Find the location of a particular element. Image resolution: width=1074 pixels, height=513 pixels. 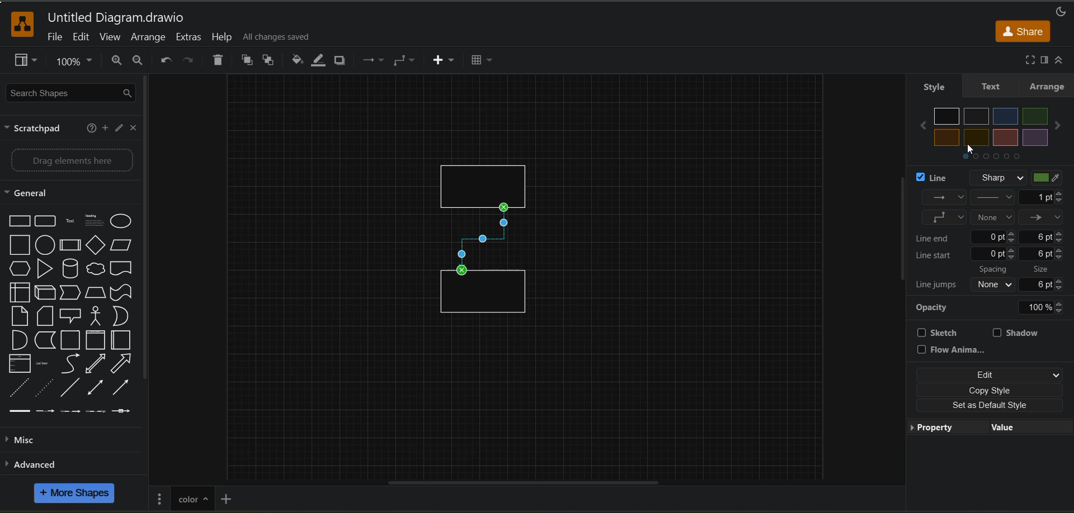

property is located at coordinates (936, 429).